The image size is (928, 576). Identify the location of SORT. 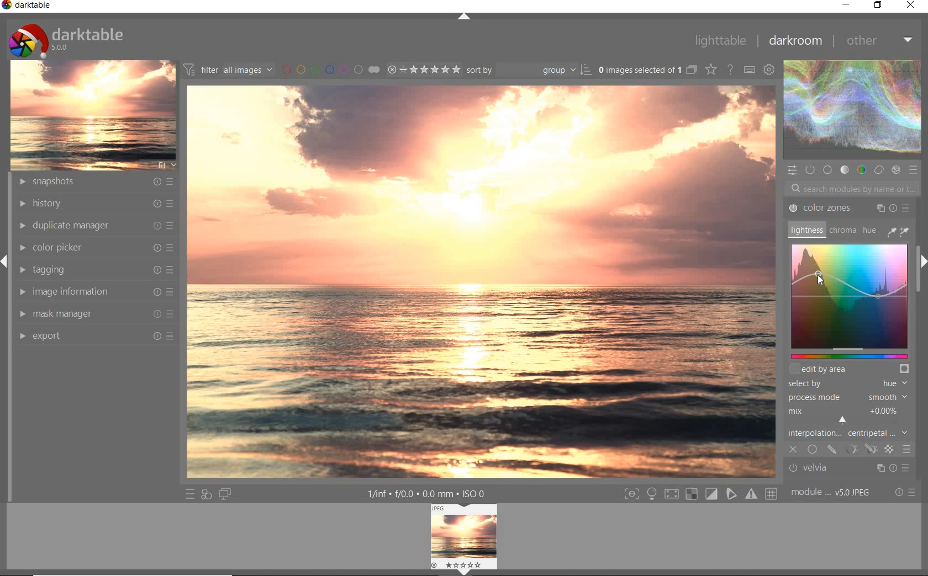
(528, 70).